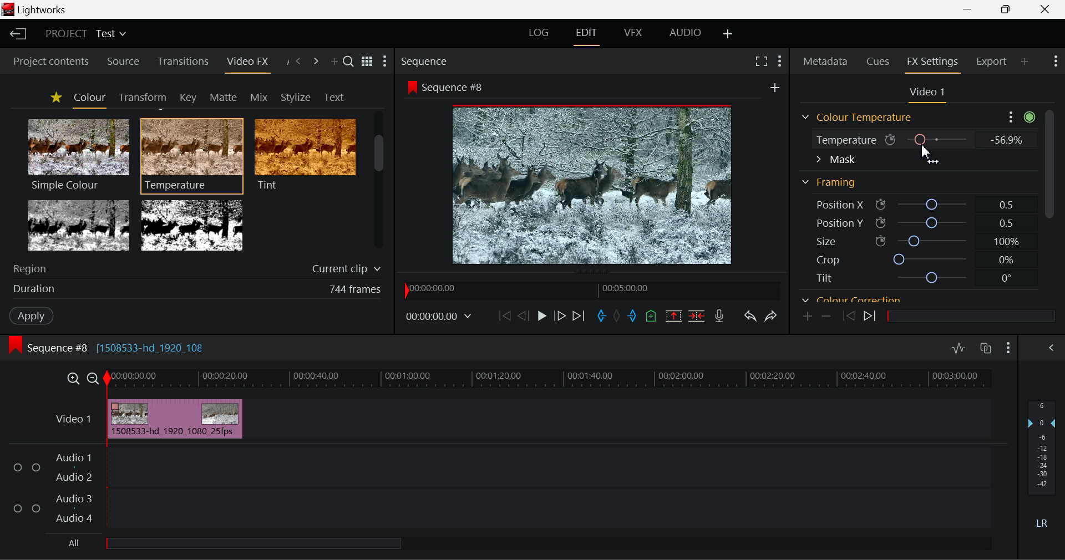  Describe the element at coordinates (824, 61) in the screenshot. I see `Metadata` at that location.